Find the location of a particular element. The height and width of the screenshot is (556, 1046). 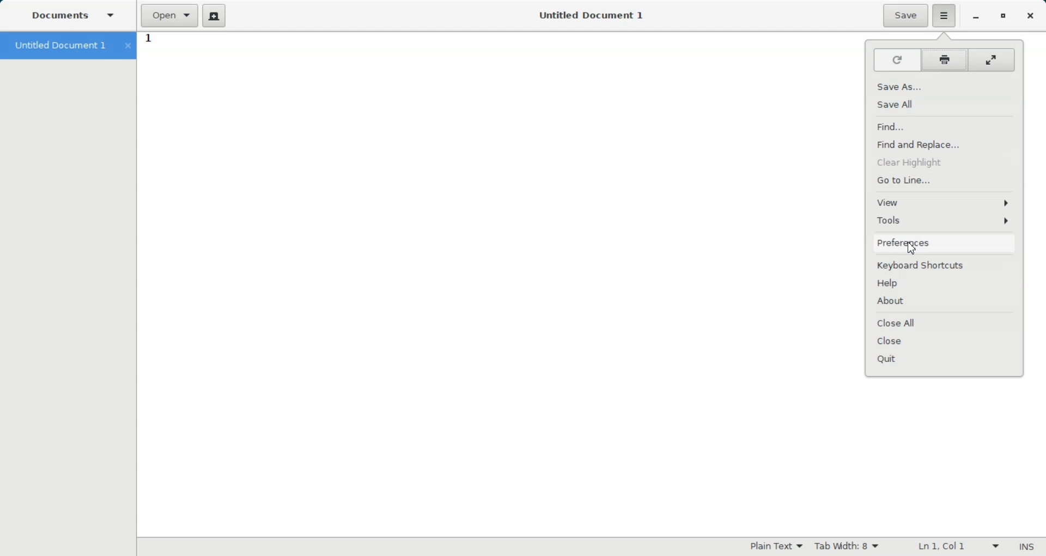

Cursor is located at coordinates (913, 249).